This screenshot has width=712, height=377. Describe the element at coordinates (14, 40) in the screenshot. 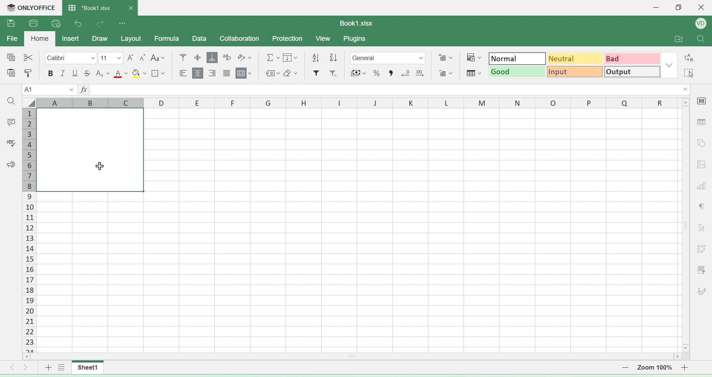

I see `file` at that location.